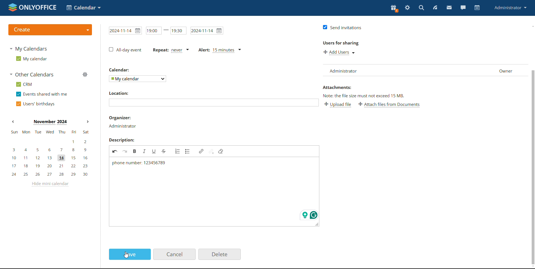 The height and width of the screenshot is (269, 535). Describe the element at coordinates (188, 152) in the screenshot. I see `bullet list` at that location.